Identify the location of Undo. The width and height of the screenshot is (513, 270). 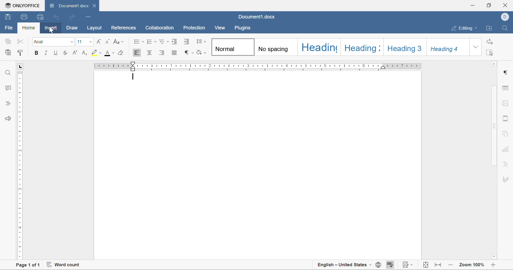
(57, 17).